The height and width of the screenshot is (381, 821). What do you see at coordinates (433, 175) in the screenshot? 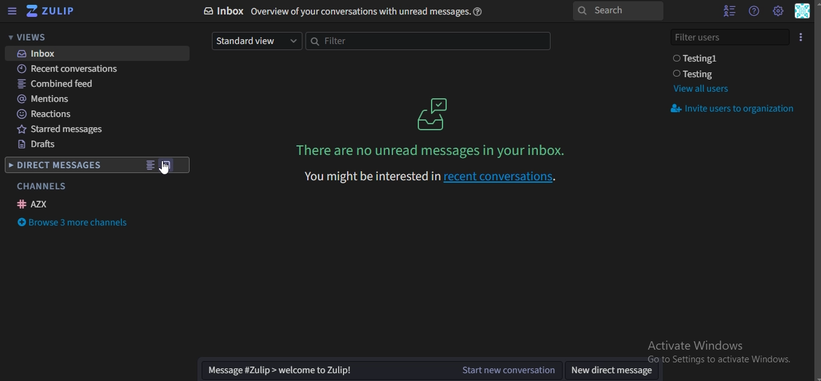
I see `recent conversations.` at bounding box center [433, 175].